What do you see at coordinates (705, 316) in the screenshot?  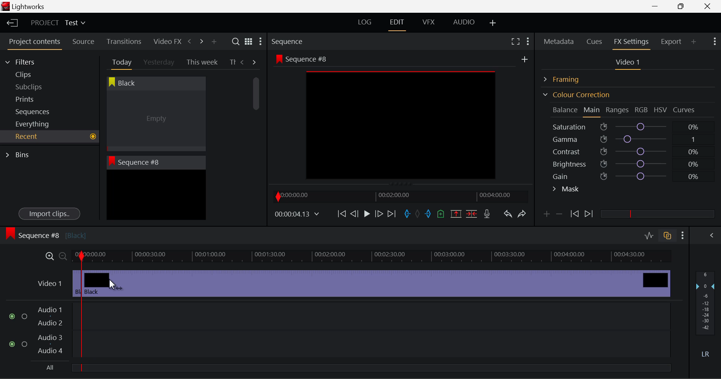 I see `Decibel Gain` at bounding box center [705, 316].